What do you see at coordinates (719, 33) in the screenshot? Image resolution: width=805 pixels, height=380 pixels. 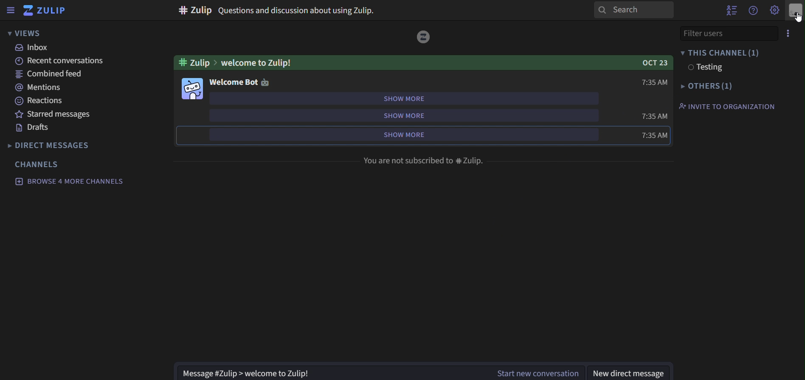 I see `filter users` at bounding box center [719, 33].